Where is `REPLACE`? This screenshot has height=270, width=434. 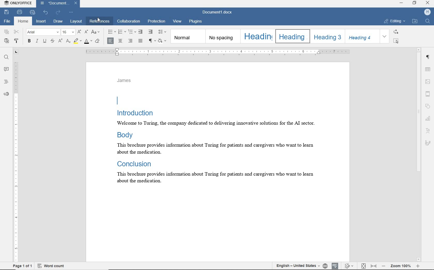
REPLACE is located at coordinates (396, 32).